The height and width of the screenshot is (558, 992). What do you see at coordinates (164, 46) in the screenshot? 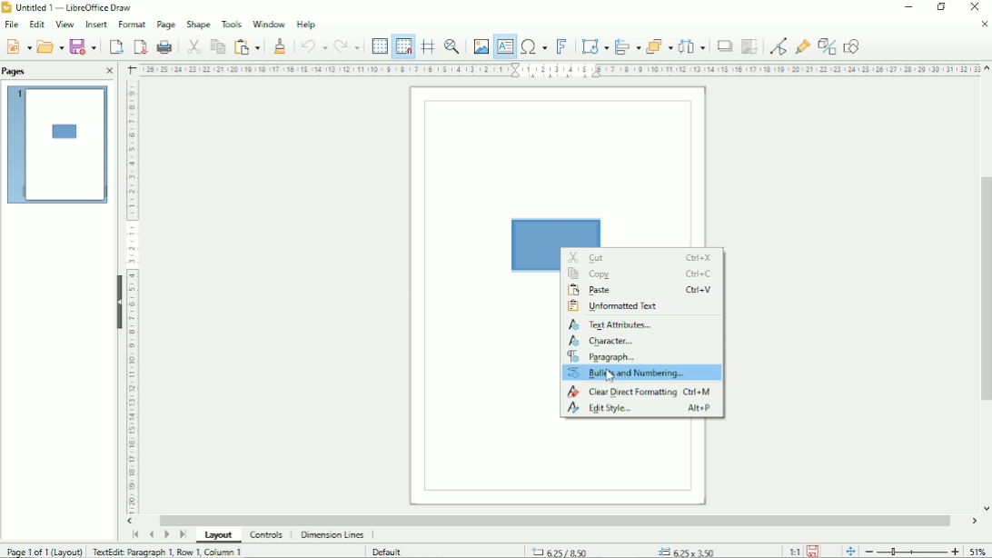
I see `Print` at bounding box center [164, 46].